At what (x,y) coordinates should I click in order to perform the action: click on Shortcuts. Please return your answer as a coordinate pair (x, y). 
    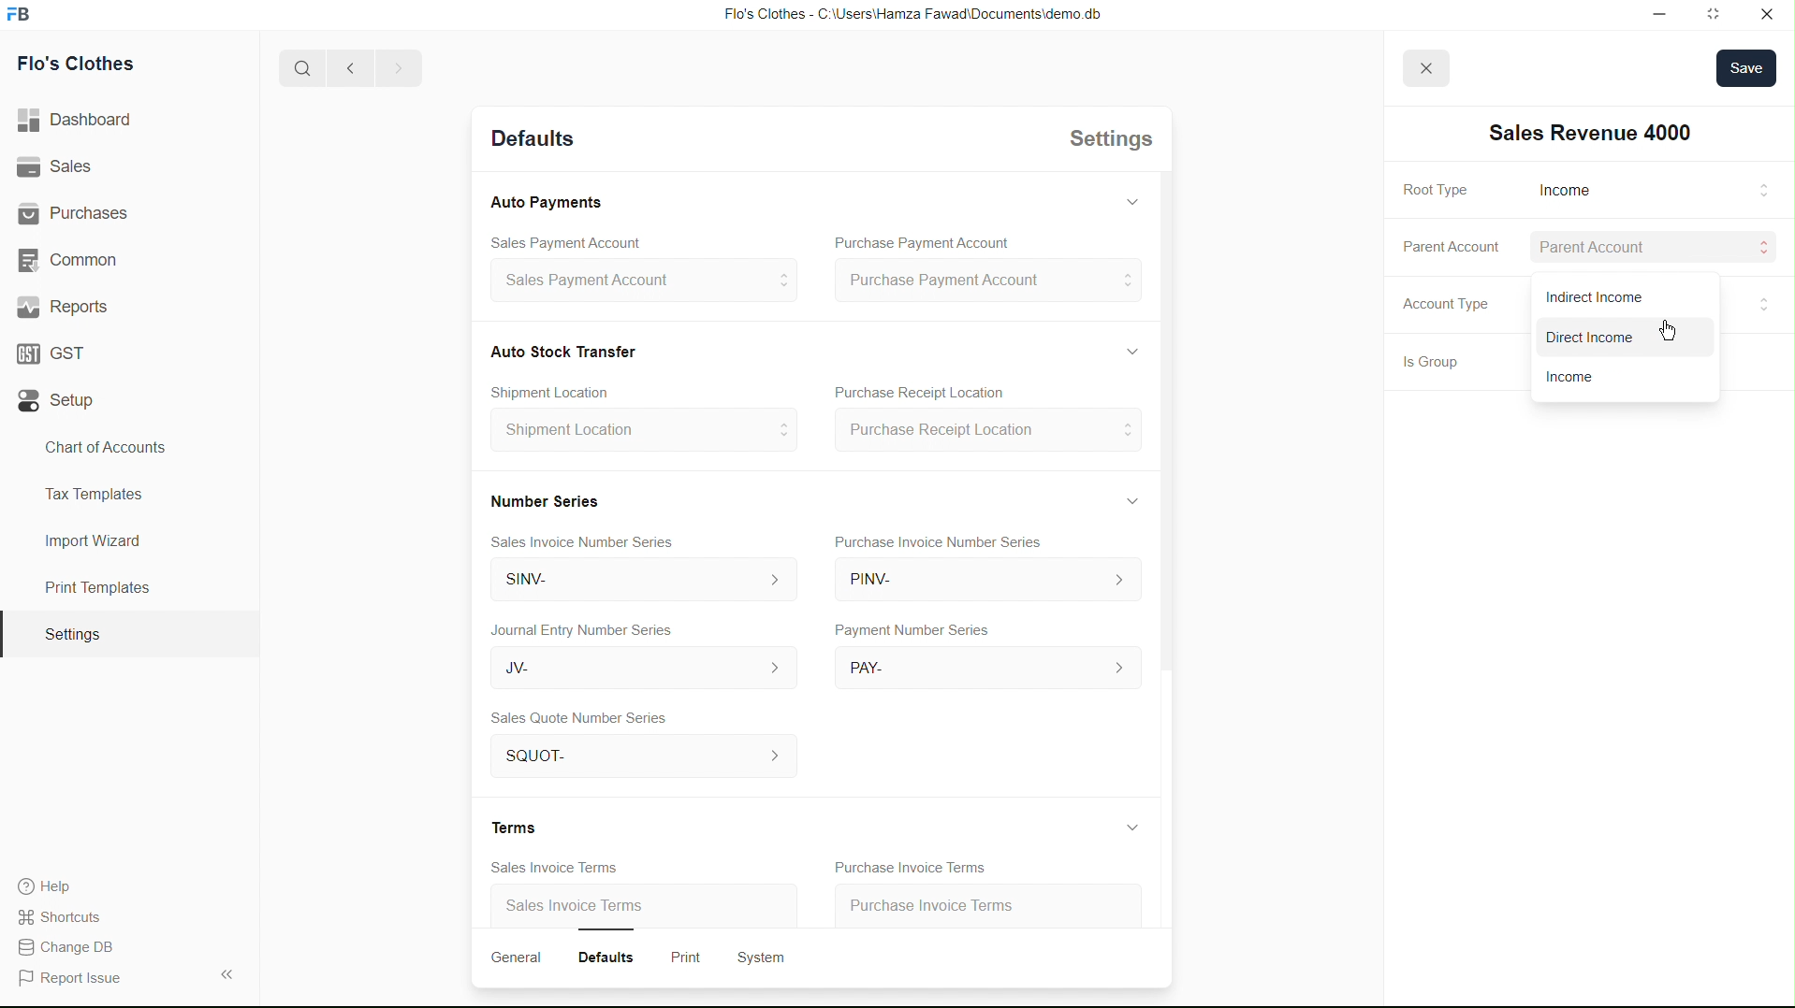
    Looking at the image, I should click on (70, 915).